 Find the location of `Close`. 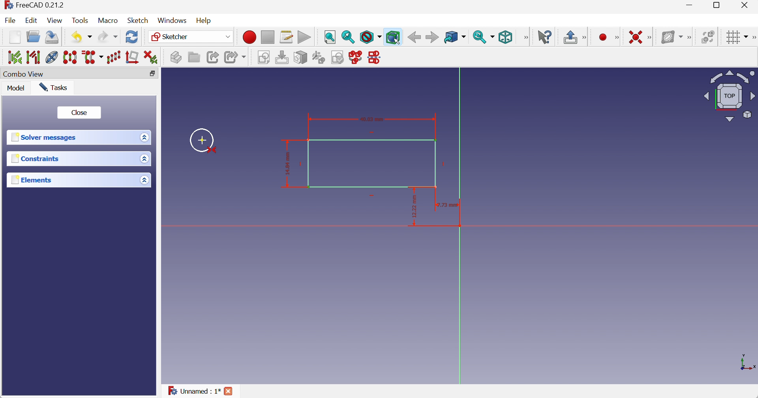

Close is located at coordinates (81, 113).